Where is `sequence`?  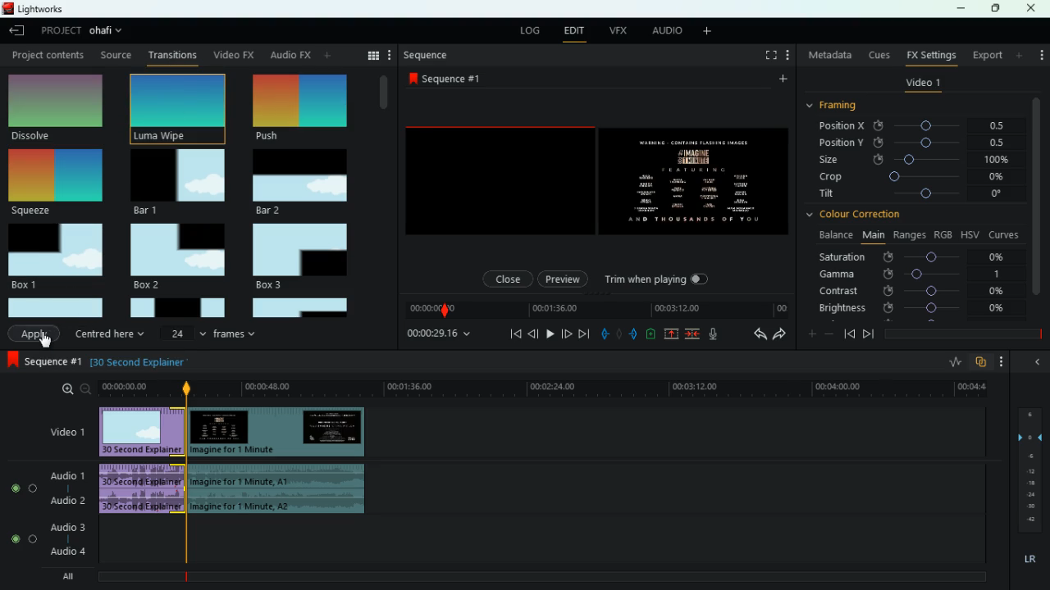
sequence is located at coordinates (45, 362).